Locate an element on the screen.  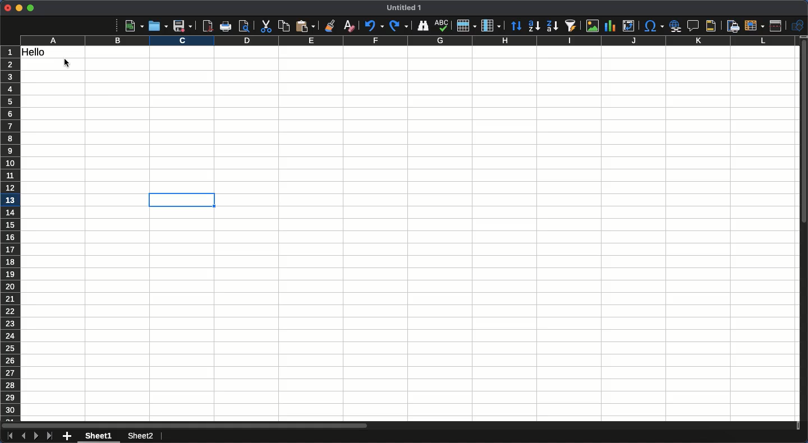
Descending is located at coordinates (552, 26).